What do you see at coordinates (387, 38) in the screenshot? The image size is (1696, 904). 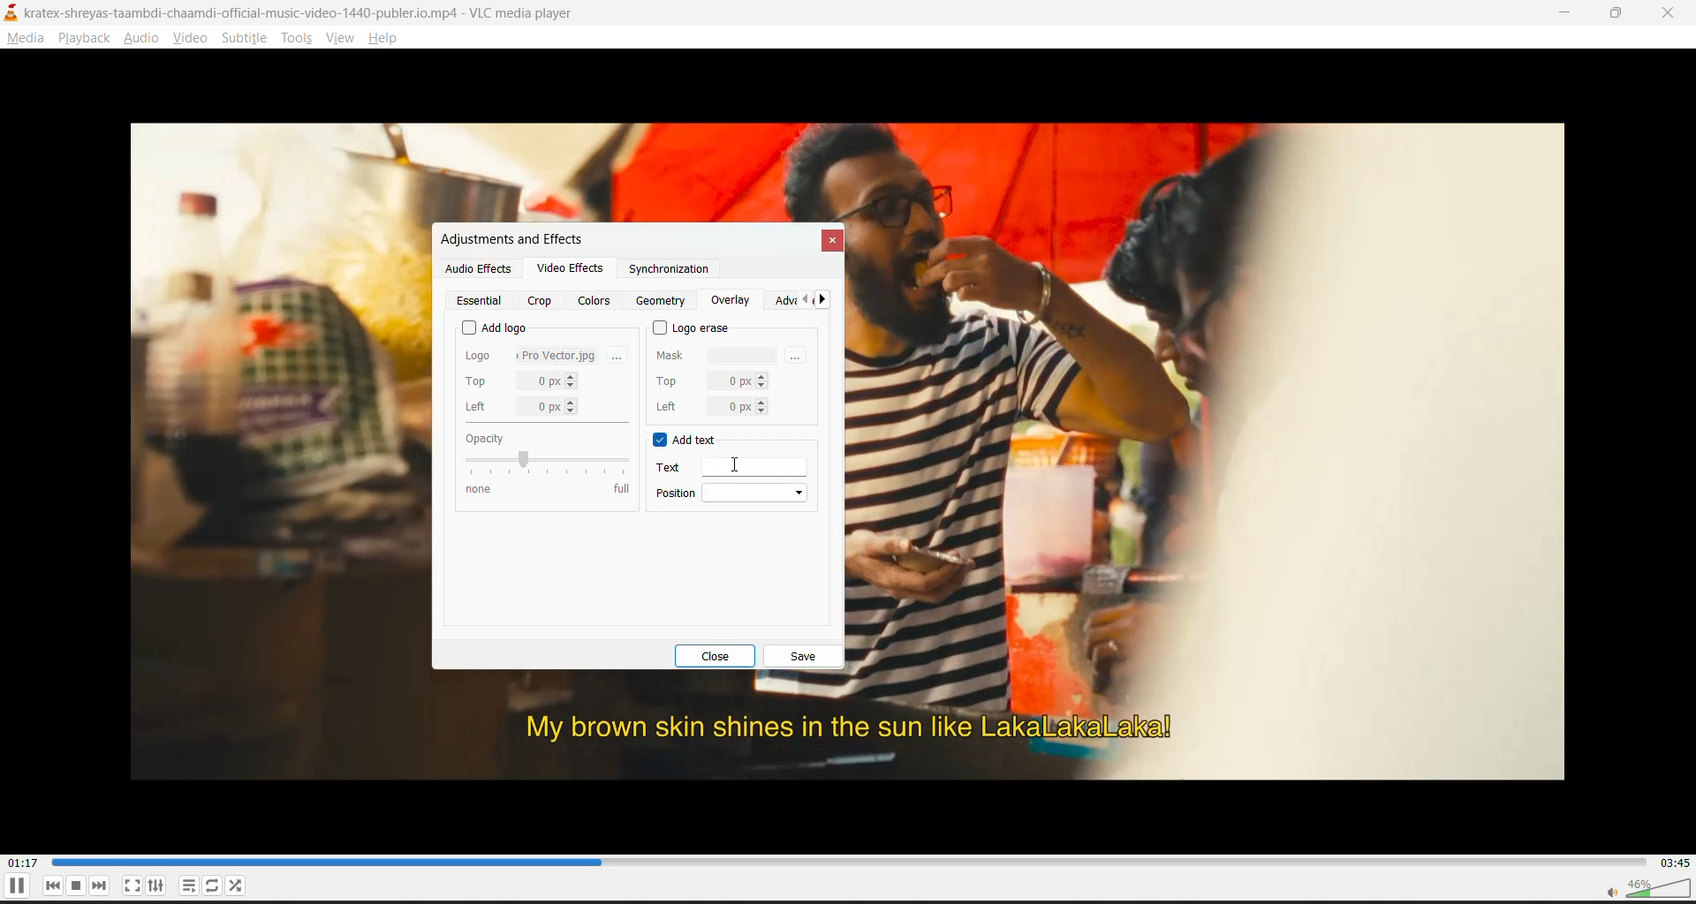 I see `help` at bounding box center [387, 38].